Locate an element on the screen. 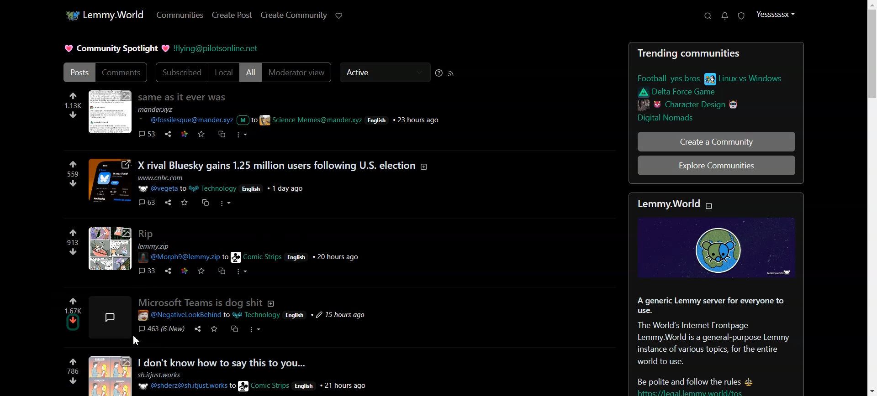  share is located at coordinates (169, 133).